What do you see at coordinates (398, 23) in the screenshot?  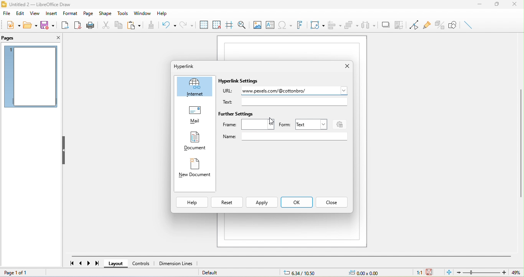 I see `crop image` at bounding box center [398, 23].